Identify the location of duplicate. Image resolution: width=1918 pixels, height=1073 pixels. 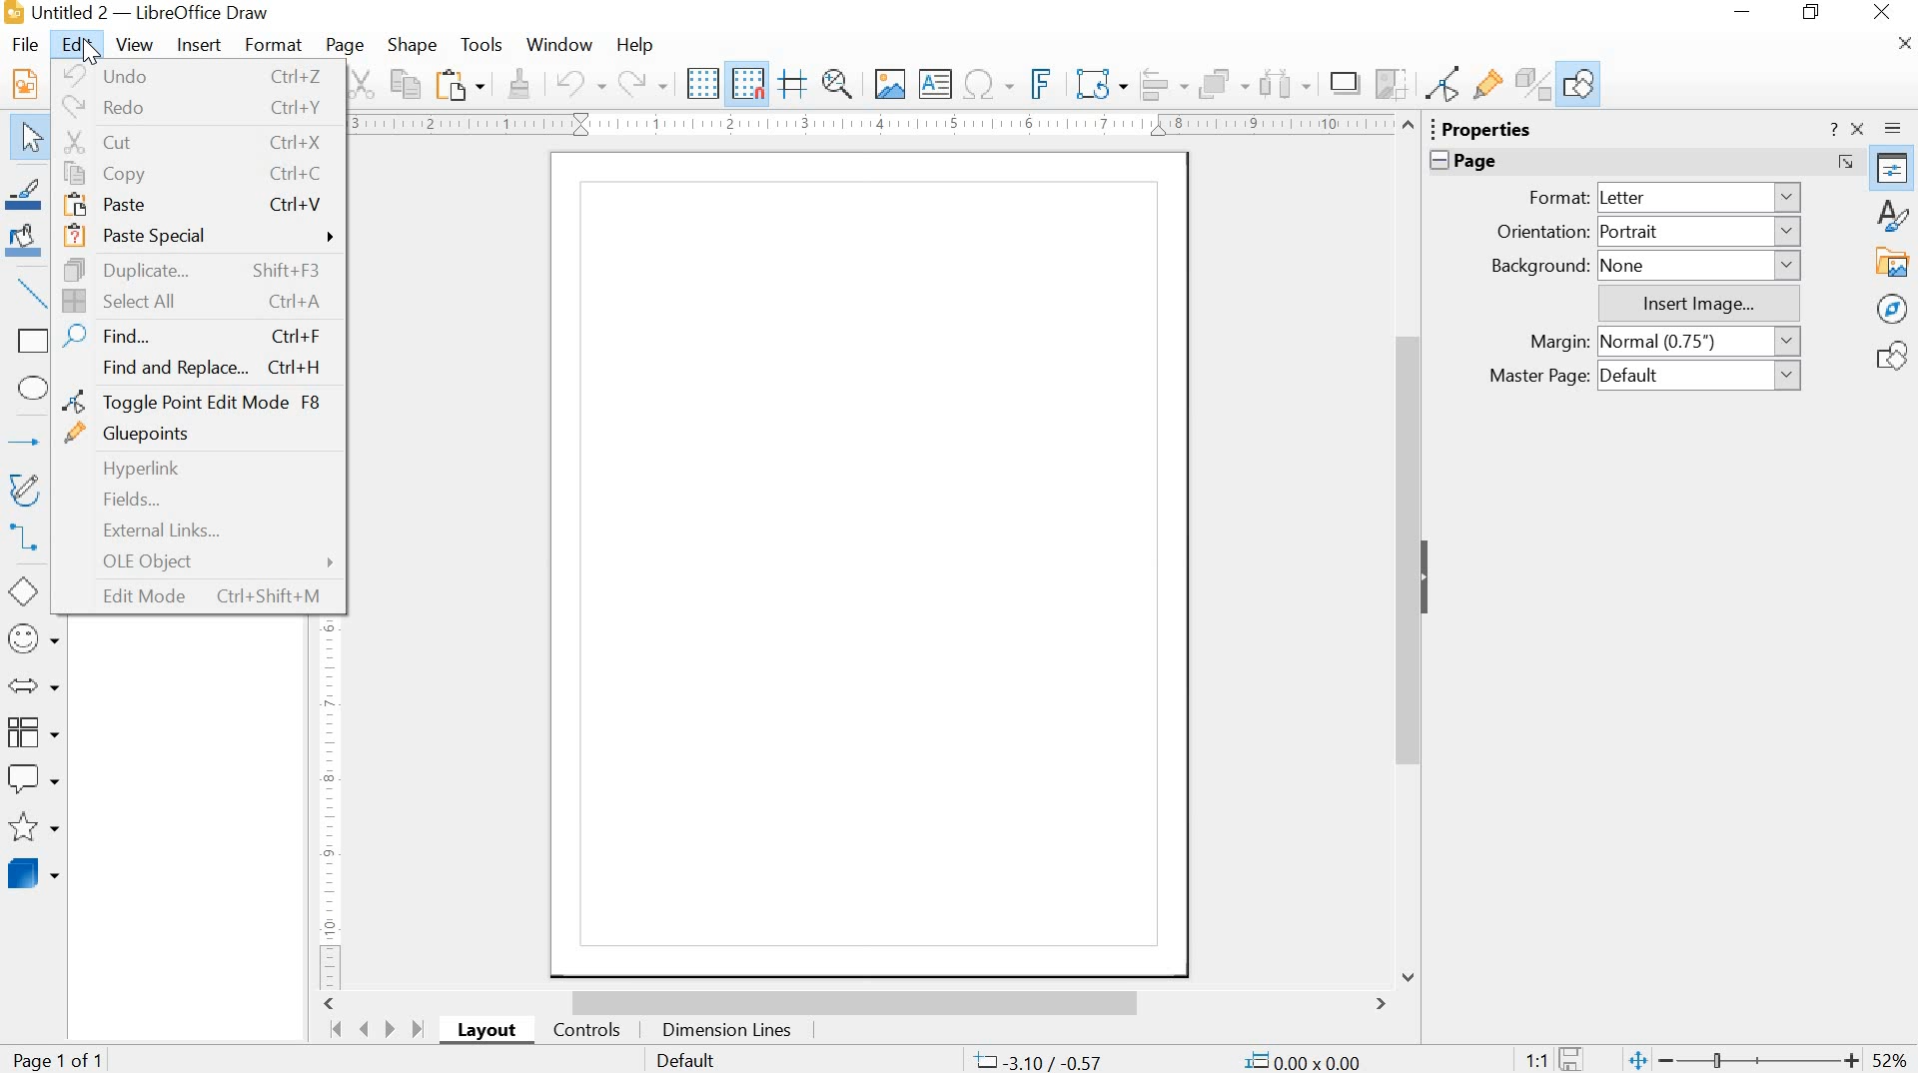
(199, 270).